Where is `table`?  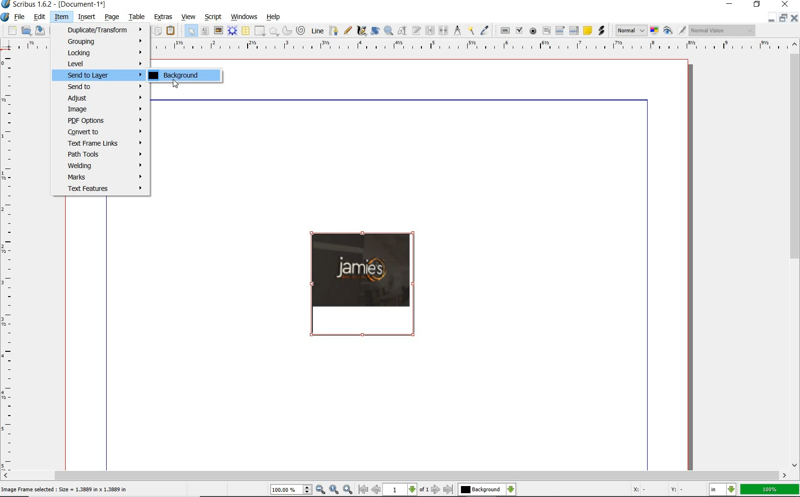
table is located at coordinates (138, 18).